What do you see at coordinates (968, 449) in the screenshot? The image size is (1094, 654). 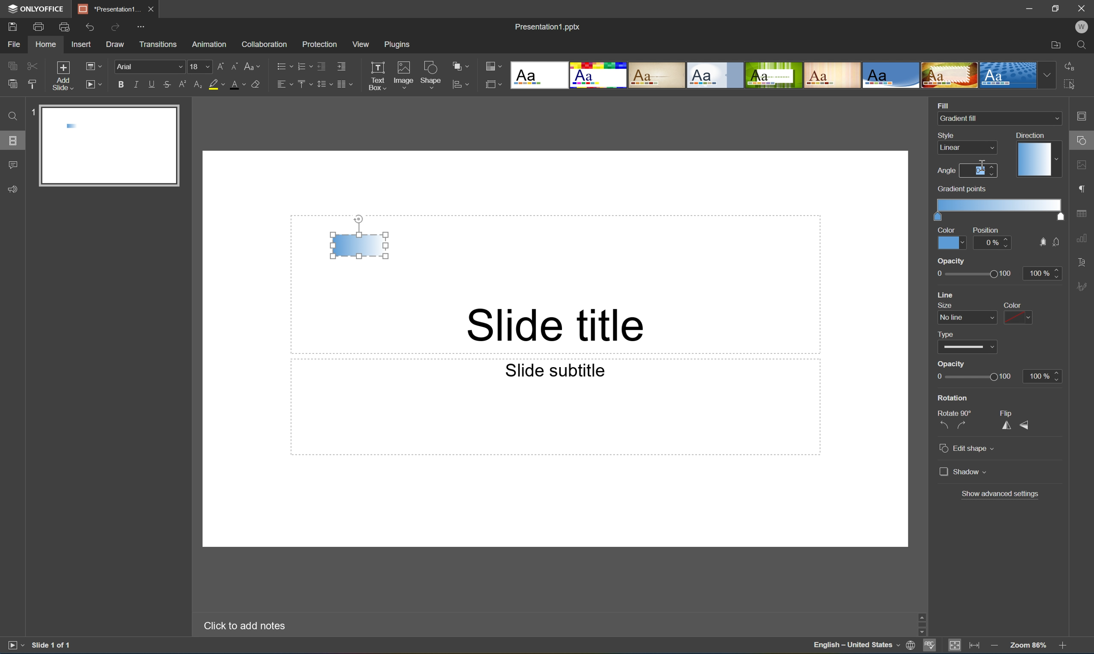 I see `Edit shape` at bounding box center [968, 449].